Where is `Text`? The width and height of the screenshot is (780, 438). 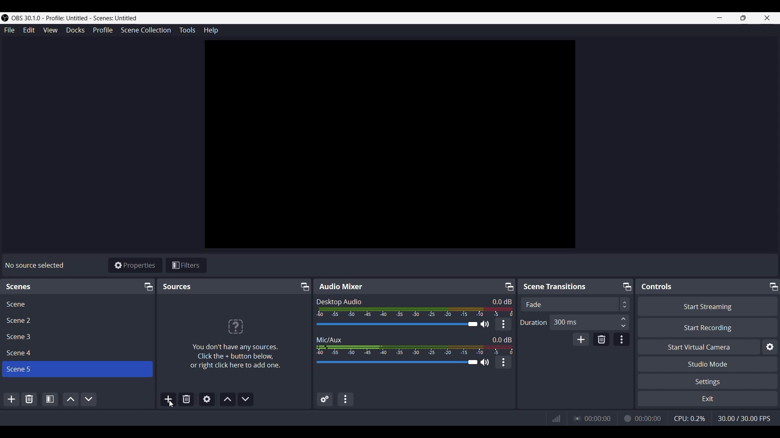 Text is located at coordinates (332, 339).